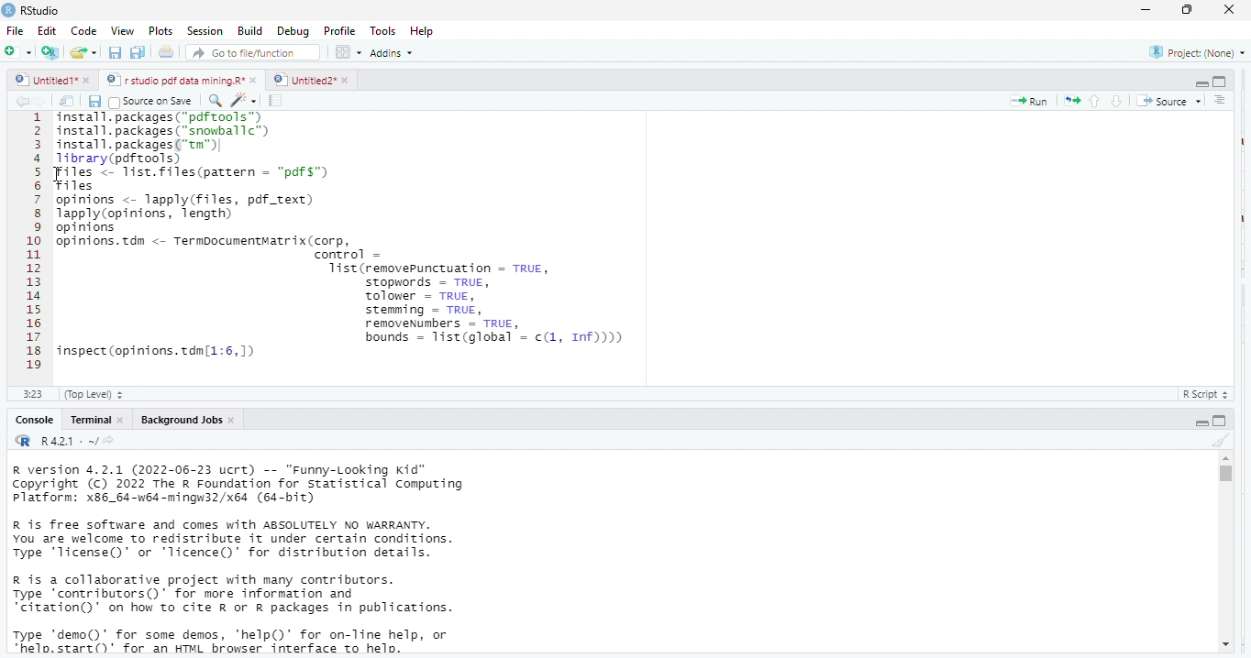  I want to click on edit, so click(47, 31).